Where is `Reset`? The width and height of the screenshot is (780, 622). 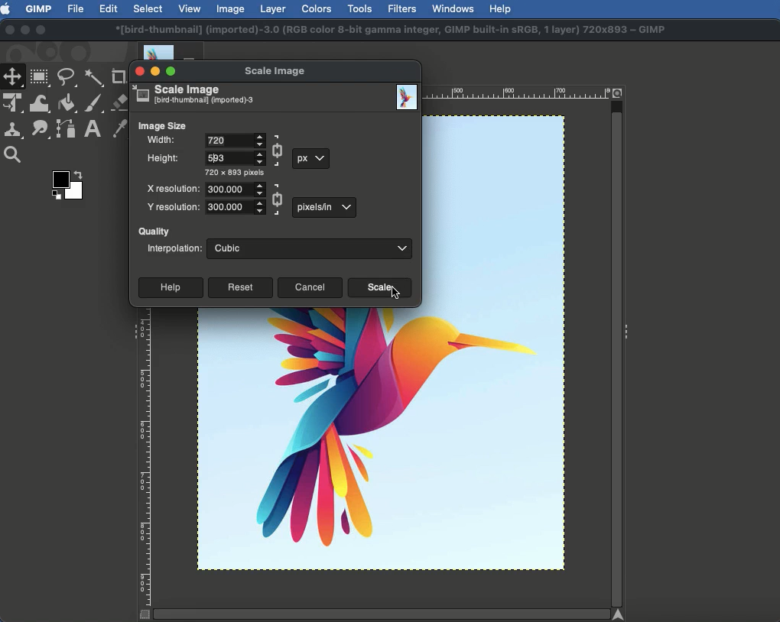
Reset is located at coordinates (239, 287).